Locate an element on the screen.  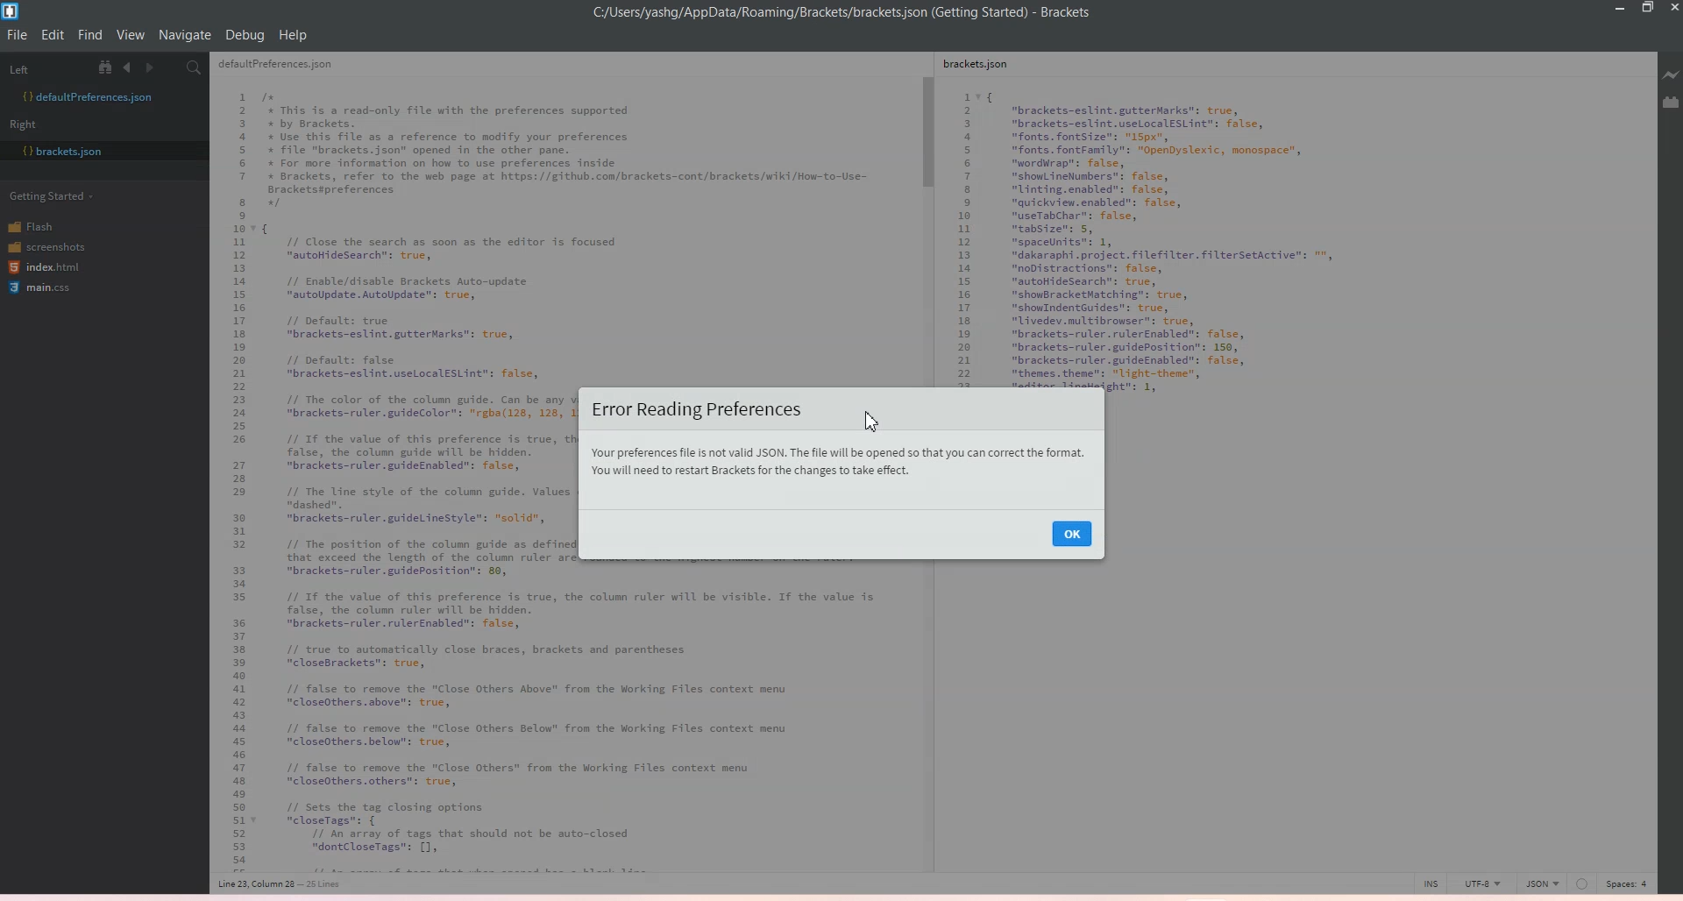
defaultPreferences.json

I”

* This is a read-only file with the preferences supported

* by Brackets.

* Use this file as a reference to modify your preferences

* file "brackets.json" opened in the other pane.

* For more information on how to use preferences inside

* Brackets, refer to the web page at https://github.com/brackets-cont/brackets/wiki/How-to-Us

*

vi

// Close the search as soon as the editor is focused
“autoHideSearch”: true,
// Enable/disable Brackets Auto-update
“autoUpdate. AutoUpdate”: true,
// Default: true
“brackets-eslint.gutterMarks”: true,
// Default: false
“brackets-eslint.uselocalESLint": false,
// The color of the column guide. Can be any valid CSS Color value.
“brackets-ruler.guideColor”: "rgba(128, 128, 128, 0.5)",
// Tf the value of this preference is true, the column guide will be visible. Tf the val.
“brackets-ruler.guideEnabled”: false,
// The line style of the column guide. Values can be one of the following: "solid", "dott
“brackets-ruler.guidelineStyle": "solid",
// The position of the column guide as defined by a column number that is zero or greater
“brackets-ruler.guidePosition”: 80,
// Tf the value of this preference is true, the column ruler will be visible. Tf the val.
“brackets-ruler.rulerEnabled”: false,
// true to automatically close braces, brackets and parentheses
“closeBrackets”: true,
// false to remove the "Close Others Above” from the Working Files context menu
“closeOthers.above”: true,
// false to remove the "Close Others Below” from the Working Files context menu
“closeOthers.below": true,
// false to remove the "Close Others” from the Working Files context menu
“closeOthers.others”: true, is located at coordinates (394, 468).